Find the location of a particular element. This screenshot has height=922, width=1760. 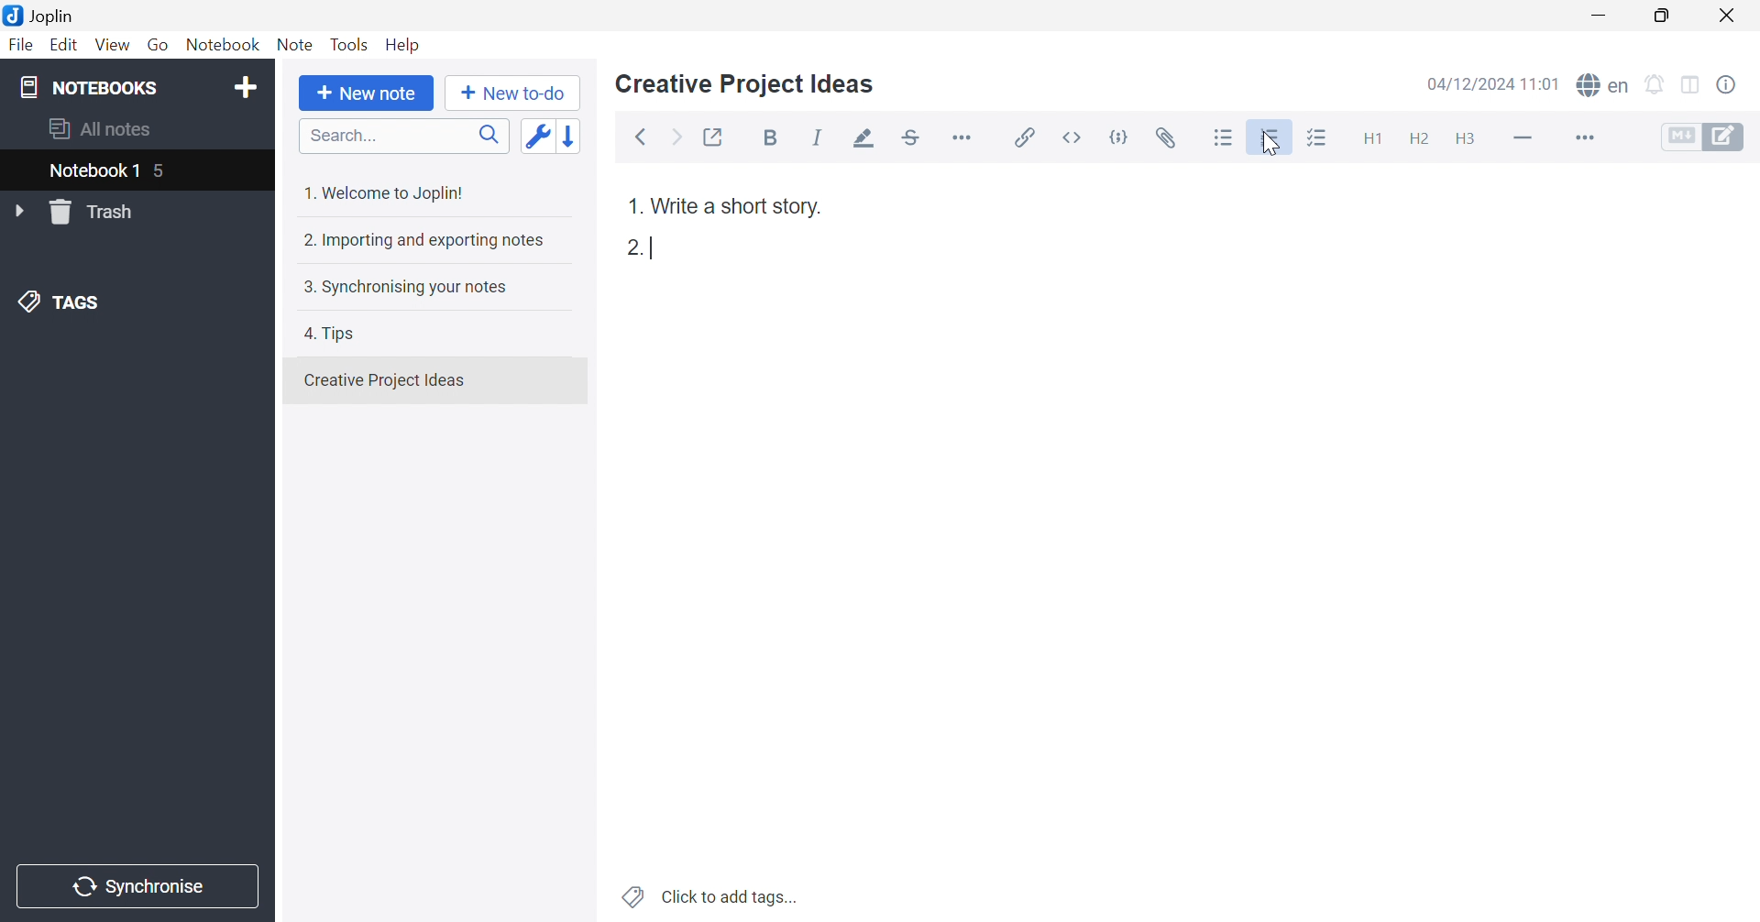

Note is located at coordinates (293, 46).